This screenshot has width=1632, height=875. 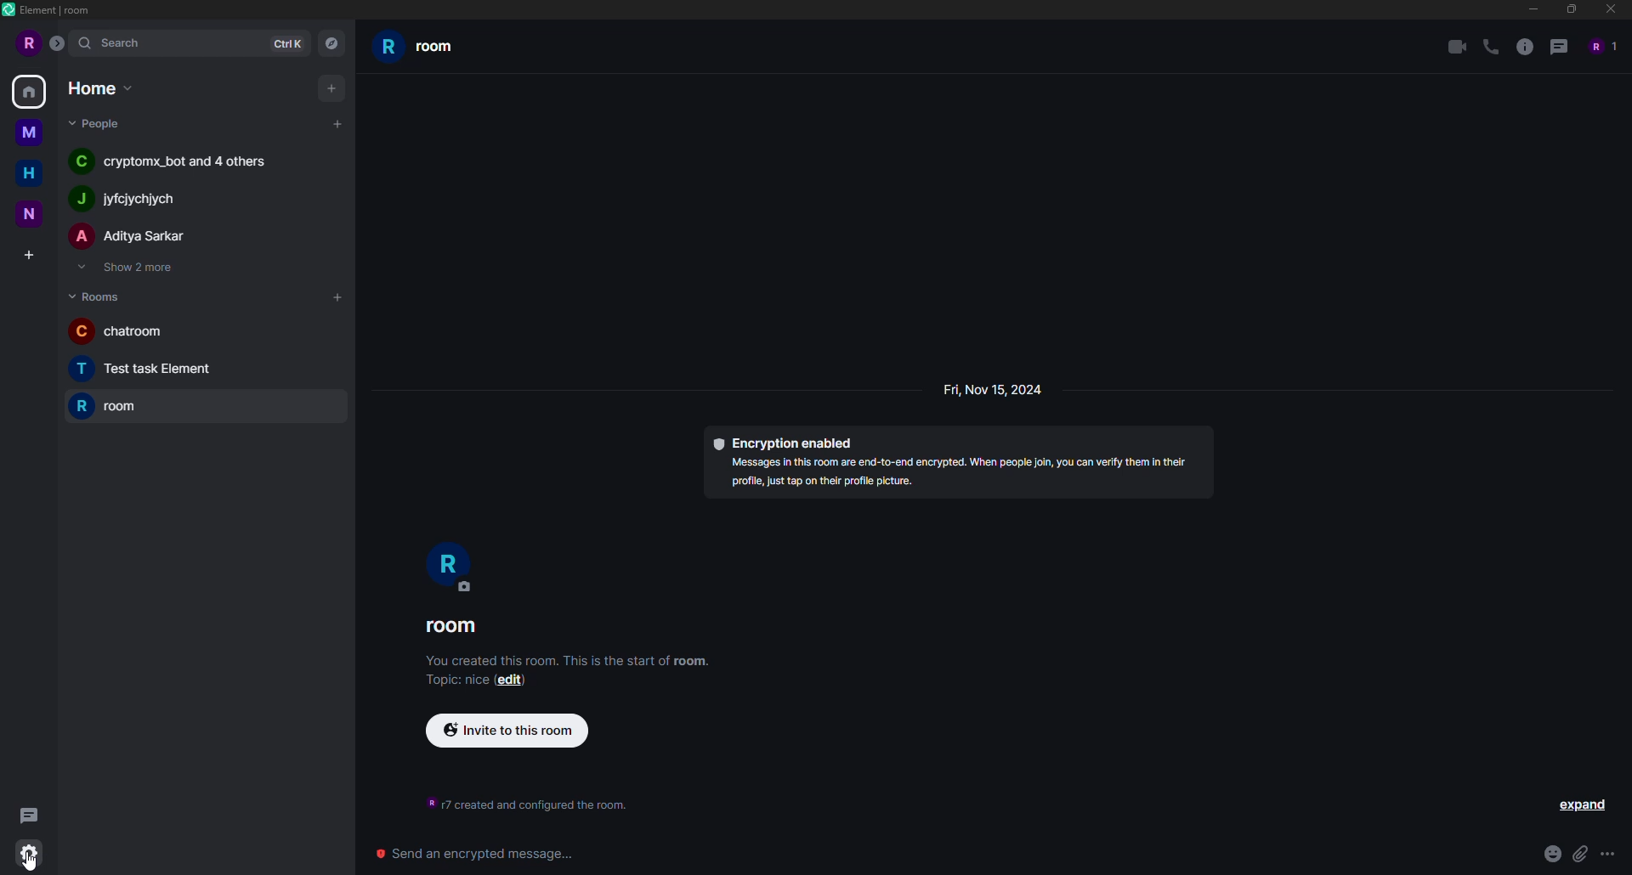 What do you see at coordinates (511, 730) in the screenshot?
I see `invite to this room` at bounding box center [511, 730].